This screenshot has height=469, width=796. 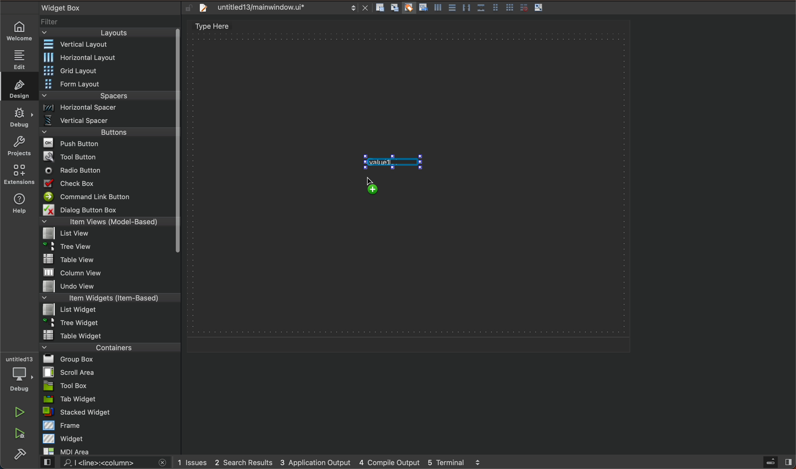 I want to click on run and debug, so click(x=21, y=435).